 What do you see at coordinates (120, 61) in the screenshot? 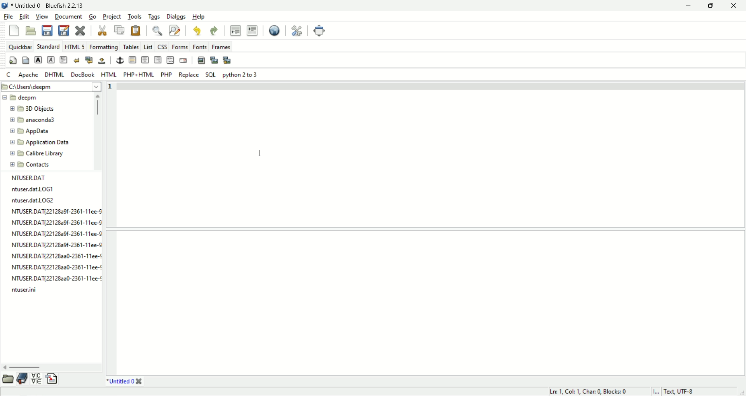
I see `anchor` at bounding box center [120, 61].